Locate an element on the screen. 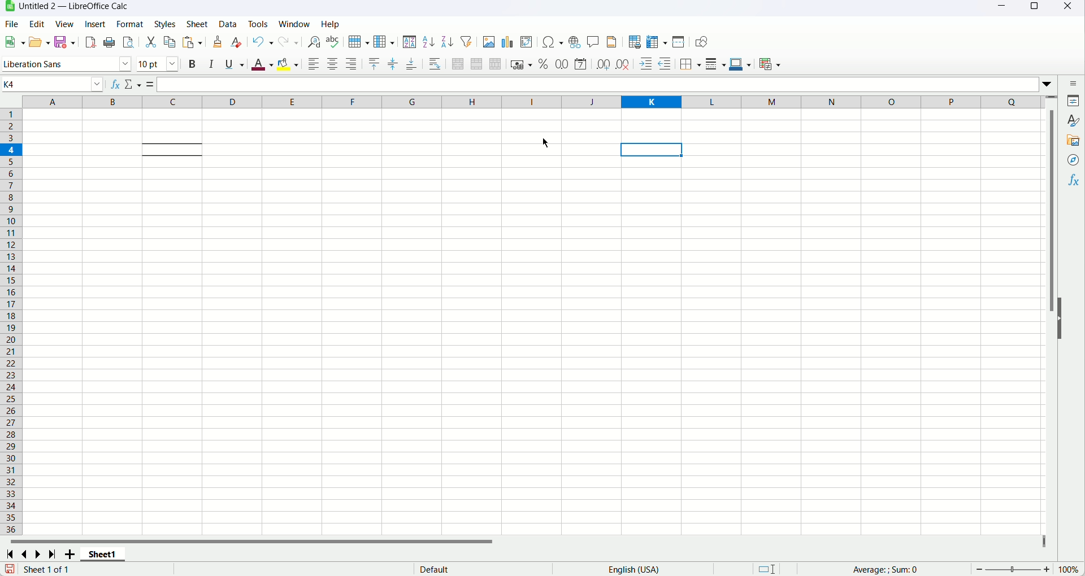 The image size is (1085, 576). Border color is located at coordinates (740, 64).